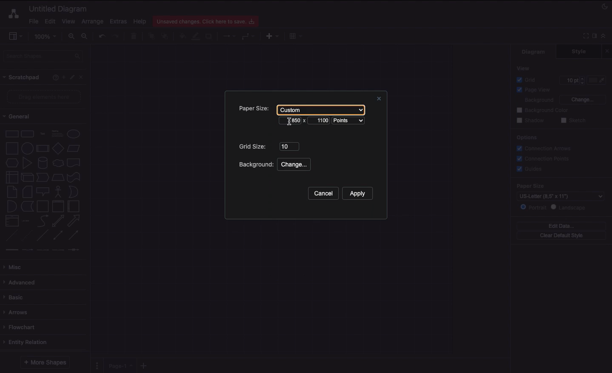 This screenshot has height=373, width=612. I want to click on Help, so click(54, 77).